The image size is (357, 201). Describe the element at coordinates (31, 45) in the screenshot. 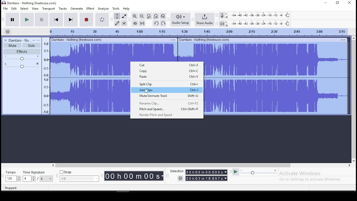

I see `solo` at that location.